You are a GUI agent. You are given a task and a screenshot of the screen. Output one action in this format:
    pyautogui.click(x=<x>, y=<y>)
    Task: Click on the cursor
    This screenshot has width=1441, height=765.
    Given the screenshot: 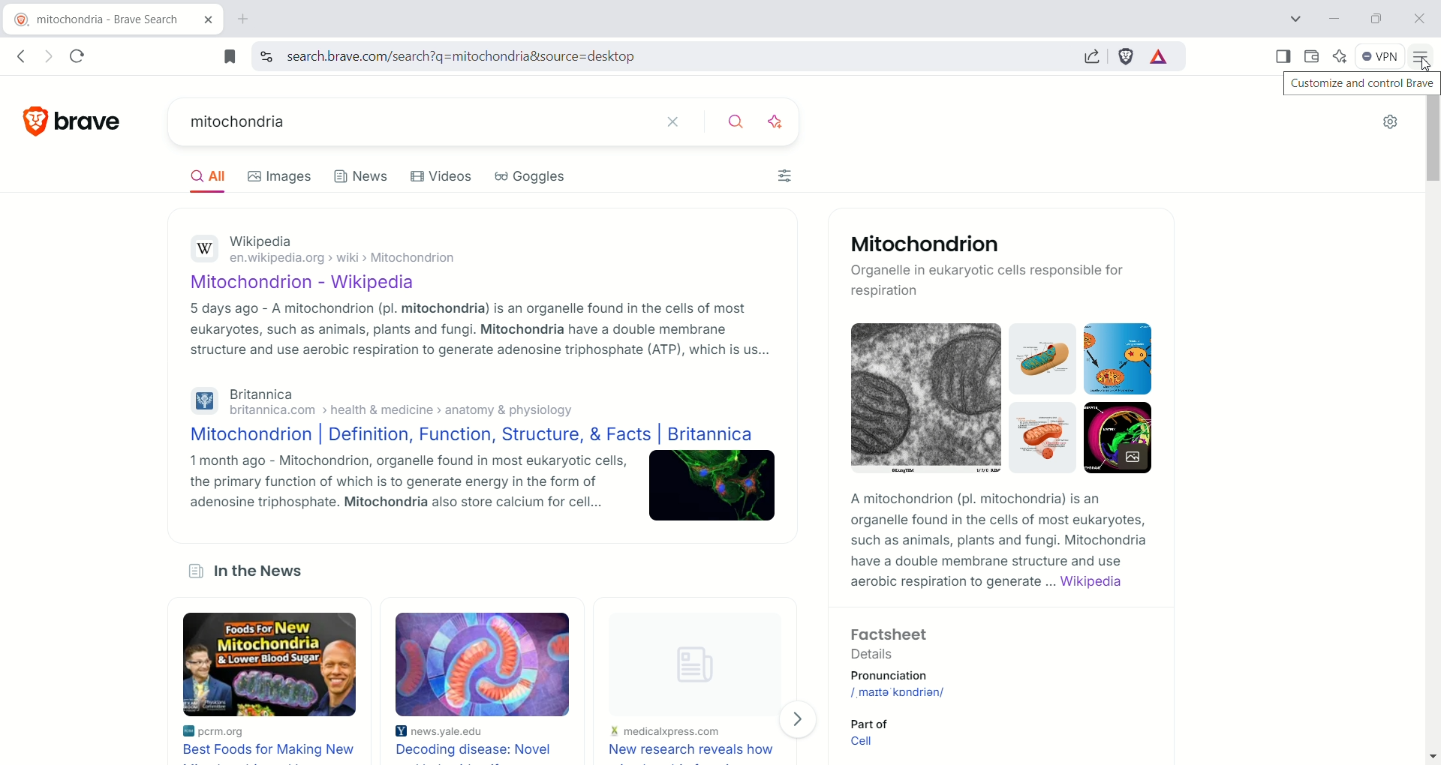 What is the action you would take?
    pyautogui.click(x=1426, y=62)
    